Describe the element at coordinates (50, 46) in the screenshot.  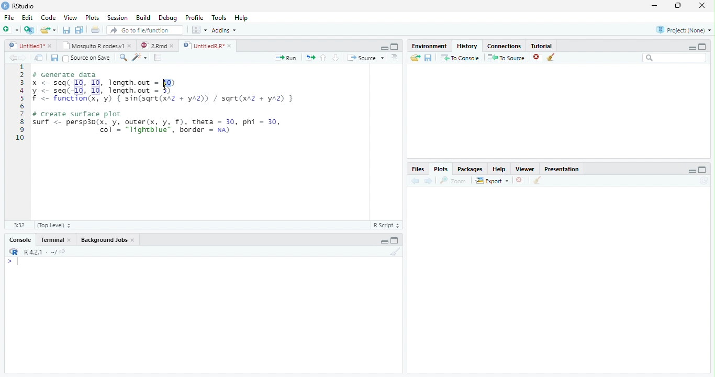
I see `close` at that location.